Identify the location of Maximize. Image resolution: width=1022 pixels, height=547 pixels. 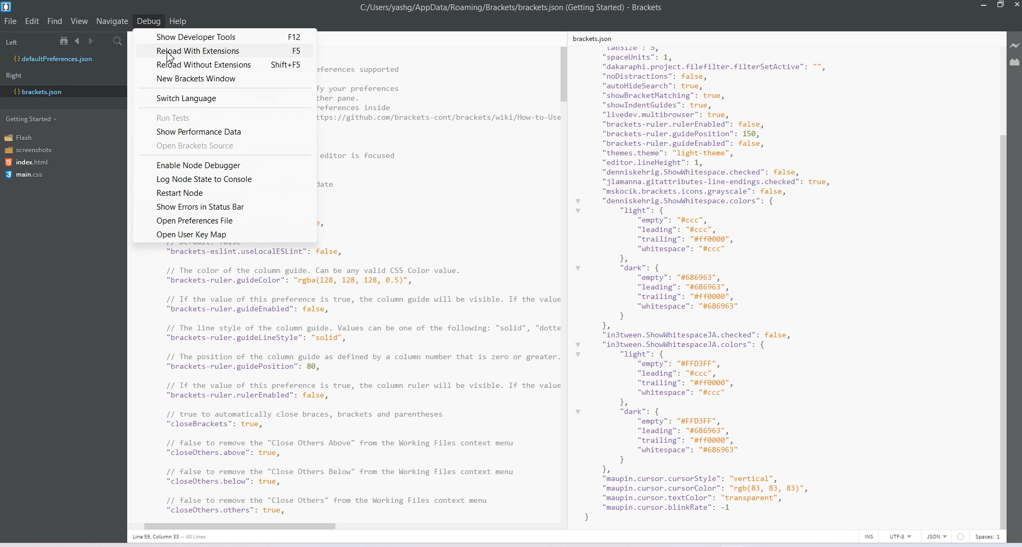
(1000, 5).